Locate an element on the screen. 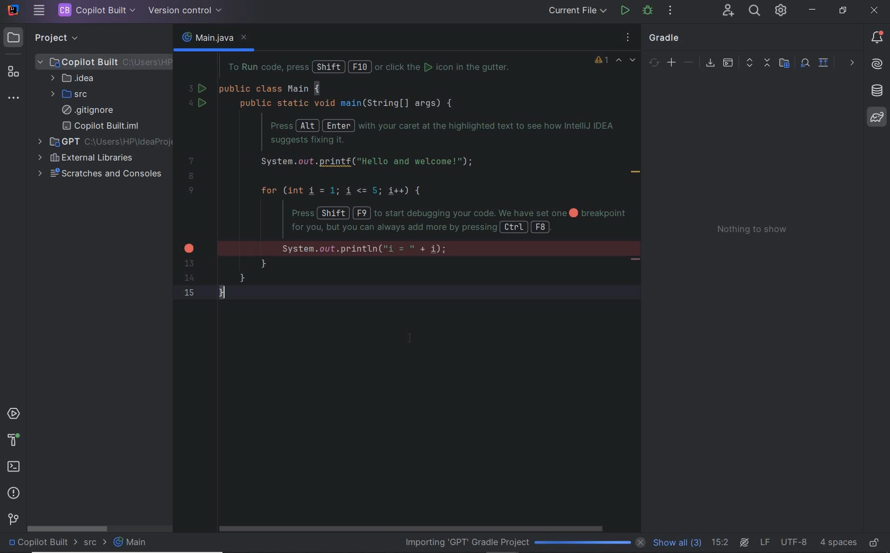  AI Assistant is located at coordinates (876, 64).